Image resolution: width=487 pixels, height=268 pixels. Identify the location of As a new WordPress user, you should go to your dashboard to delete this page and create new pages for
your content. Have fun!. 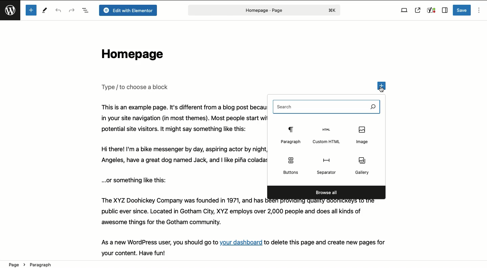
(251, 247).